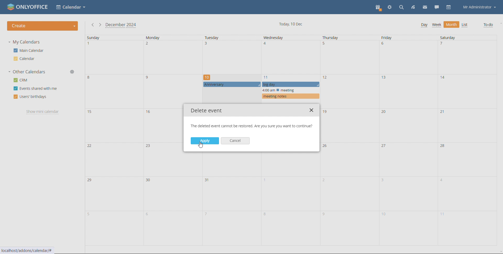 The image size is (503, 254). Describe the element at coordinates (205, 141) in the screenshot. I see `apply` at that location.